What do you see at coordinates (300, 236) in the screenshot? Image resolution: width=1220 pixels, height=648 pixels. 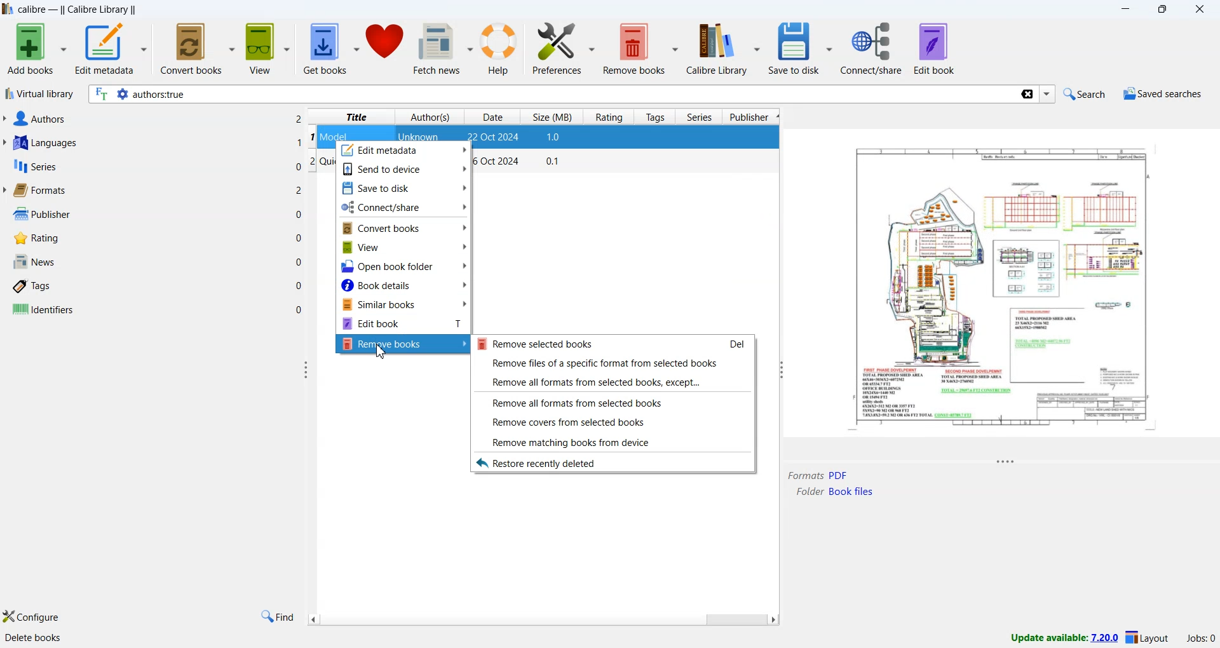 I see `0` at bounding box center [300, 236].